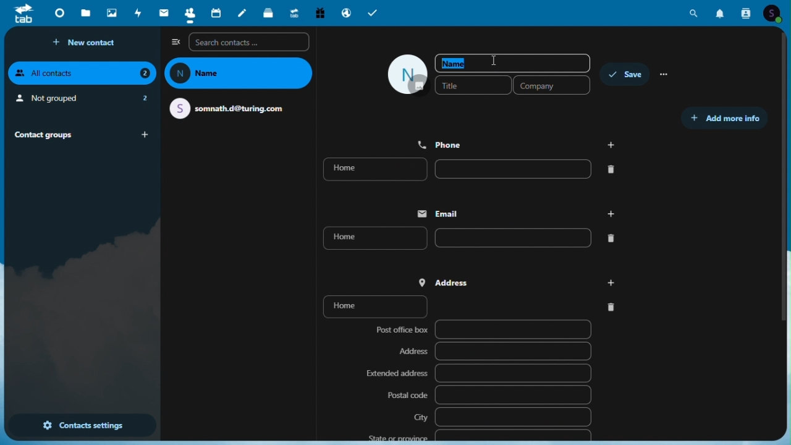 This screenshot has height=445, width=791. Describe the element at coordinates (475, 169) in the screenshot. I see `home` at that location.